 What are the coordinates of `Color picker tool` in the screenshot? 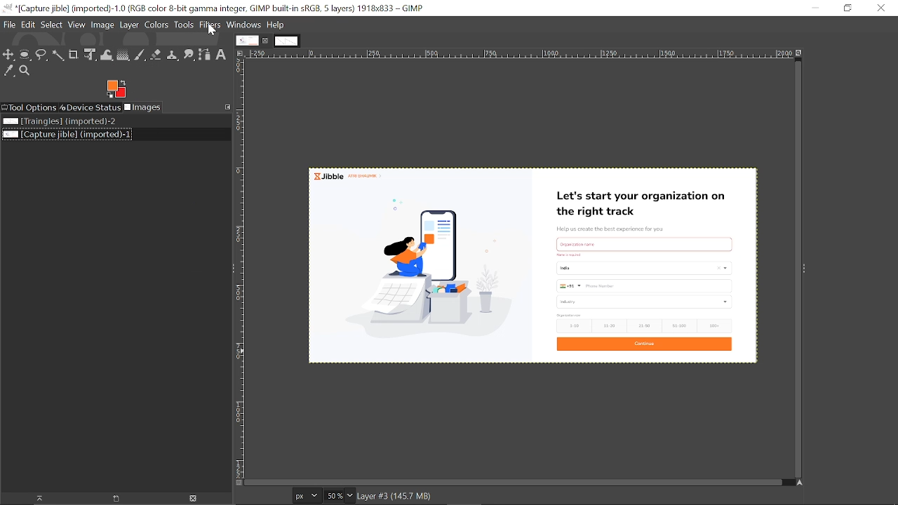 It's located at (9, 72).